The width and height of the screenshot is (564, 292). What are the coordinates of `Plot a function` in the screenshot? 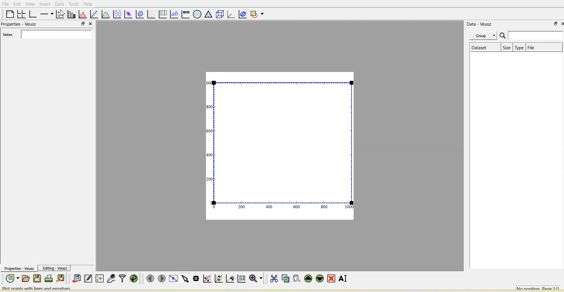 It's located at (105, 14).